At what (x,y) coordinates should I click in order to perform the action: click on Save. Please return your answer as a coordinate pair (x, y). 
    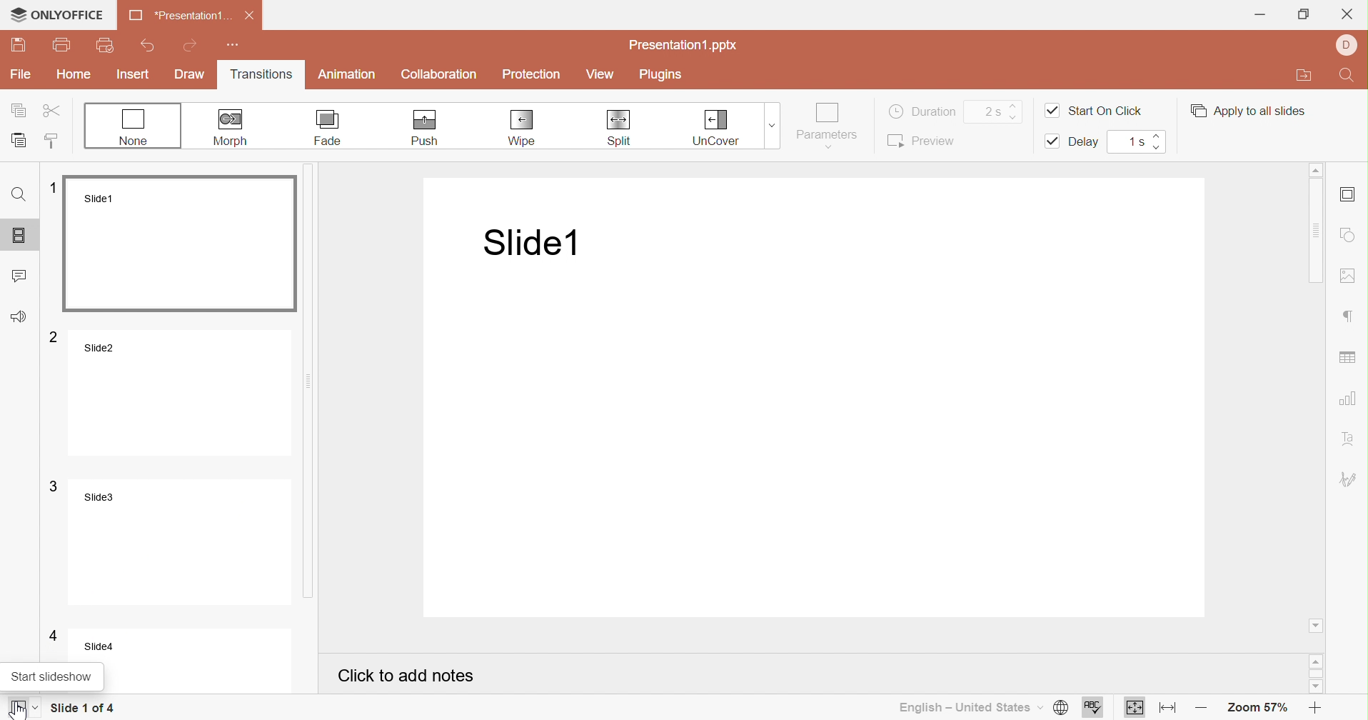
    Looking at the image, I should click on (17, 46).